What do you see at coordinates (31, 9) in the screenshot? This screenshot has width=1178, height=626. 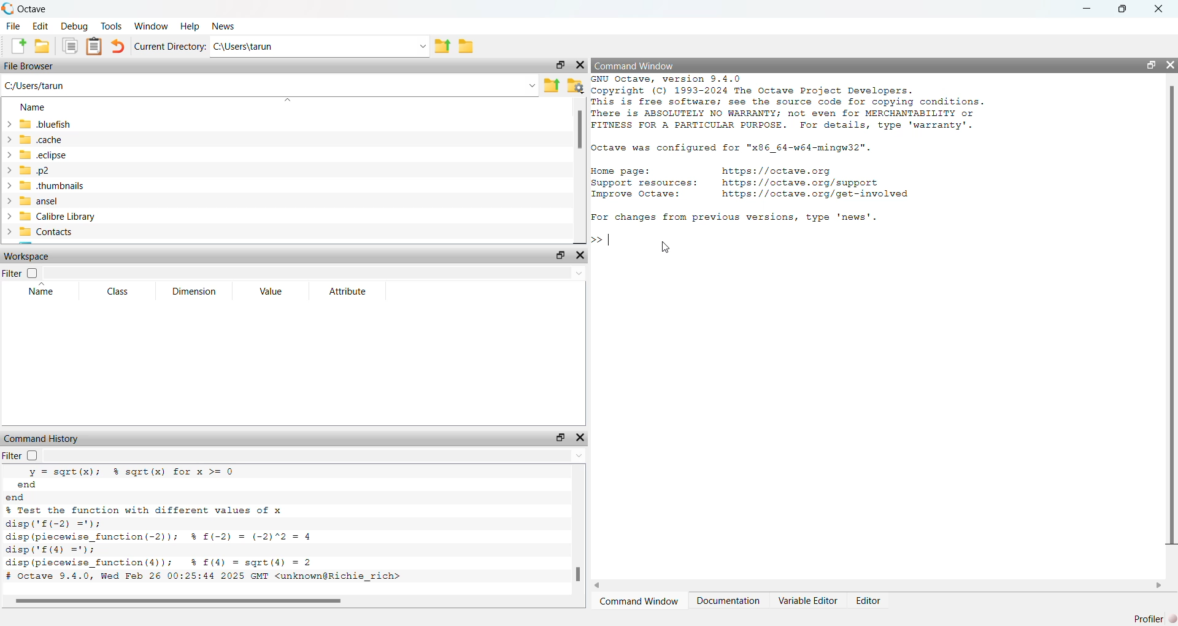 I see `Octave` at bounding box center [31, 9].